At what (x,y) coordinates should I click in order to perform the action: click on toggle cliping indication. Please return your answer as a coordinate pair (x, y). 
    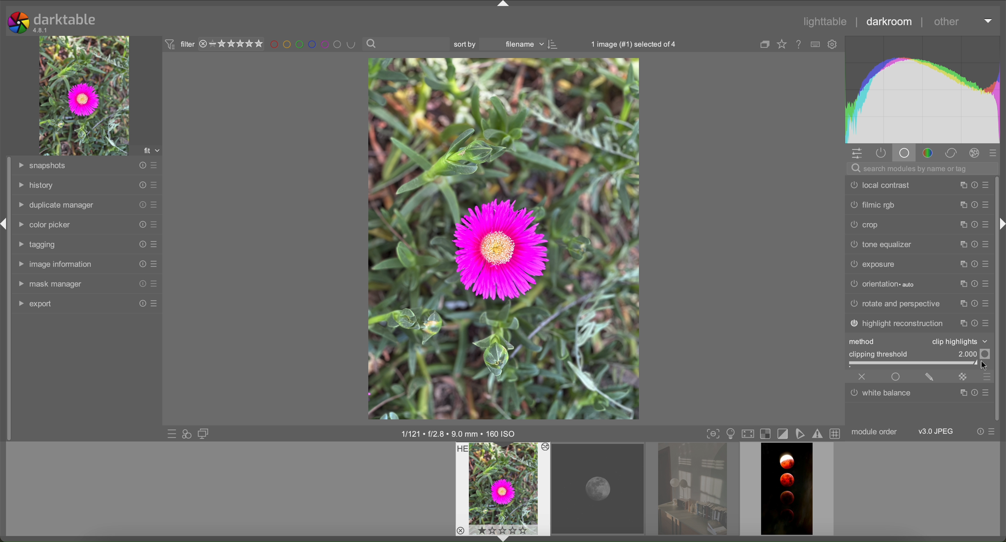
    Looking at the image, I should click on (785, 434).